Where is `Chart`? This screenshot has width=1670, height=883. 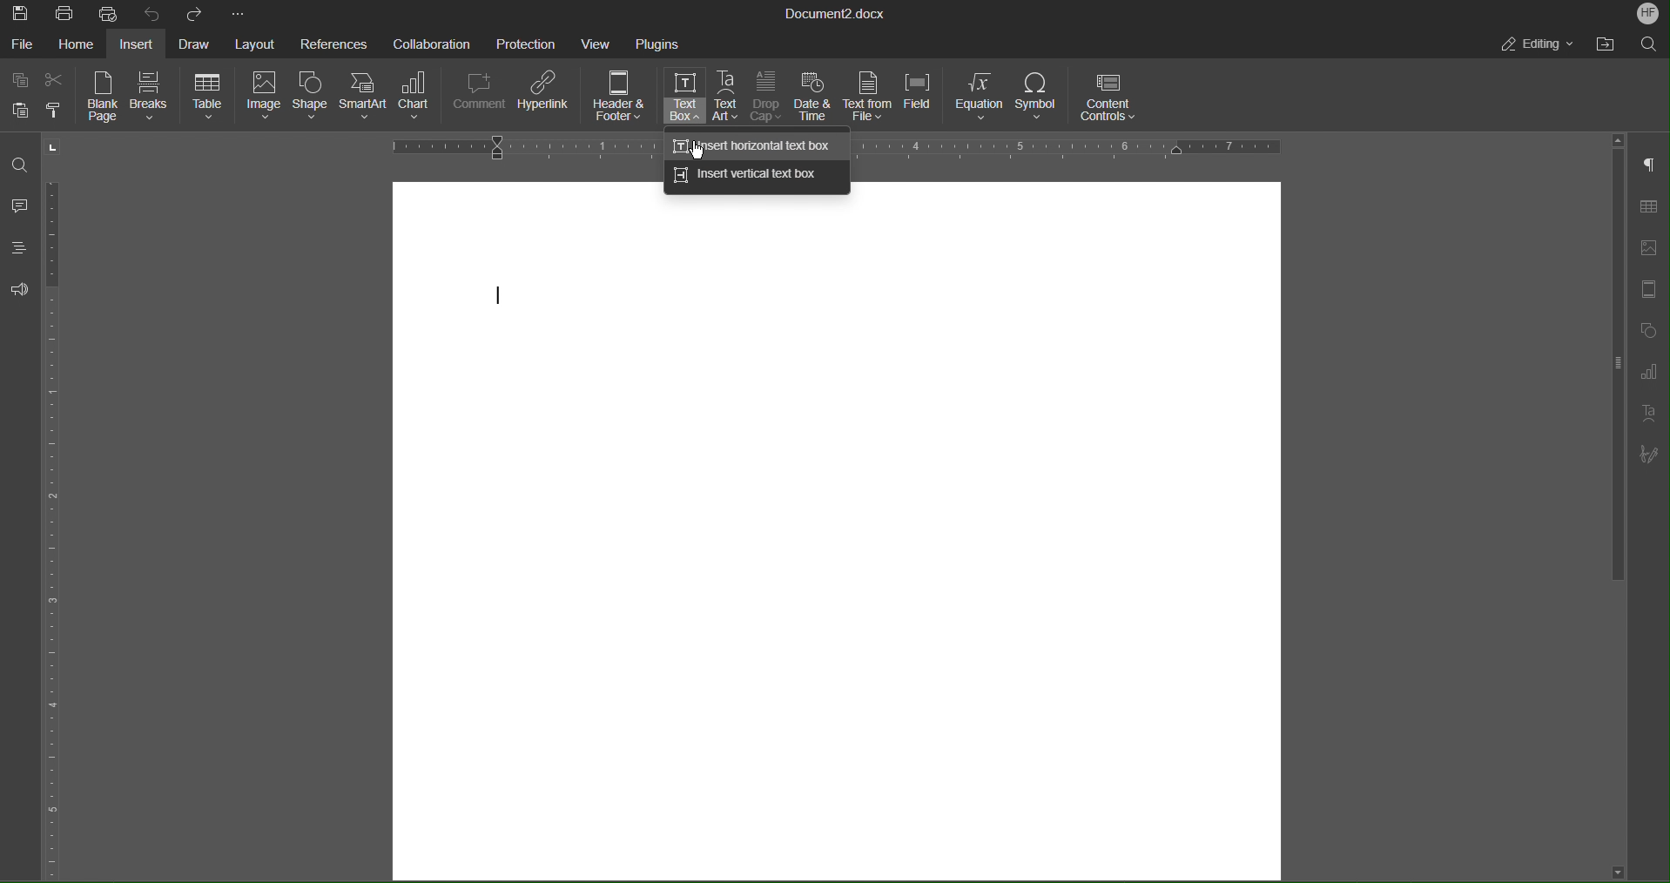 Chart is located at coordinates (419, 99).